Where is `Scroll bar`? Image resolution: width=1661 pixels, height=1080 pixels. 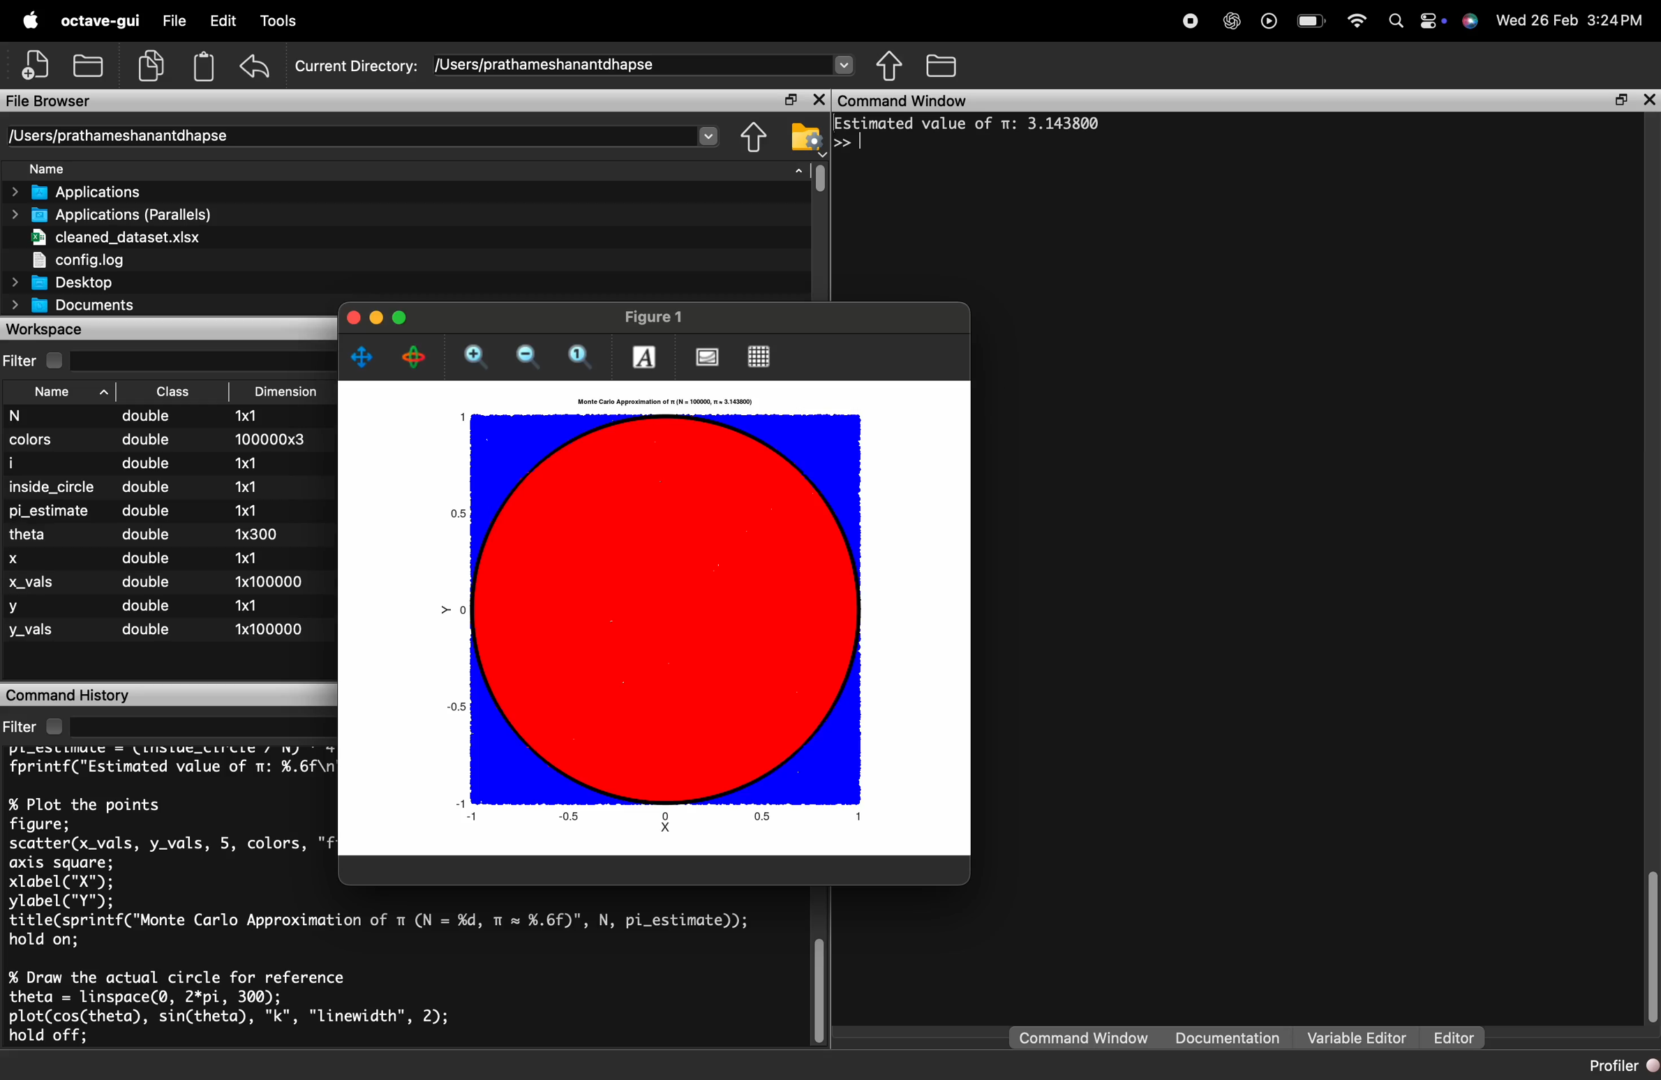 Scroll bar is located at coordinates (819, 988).